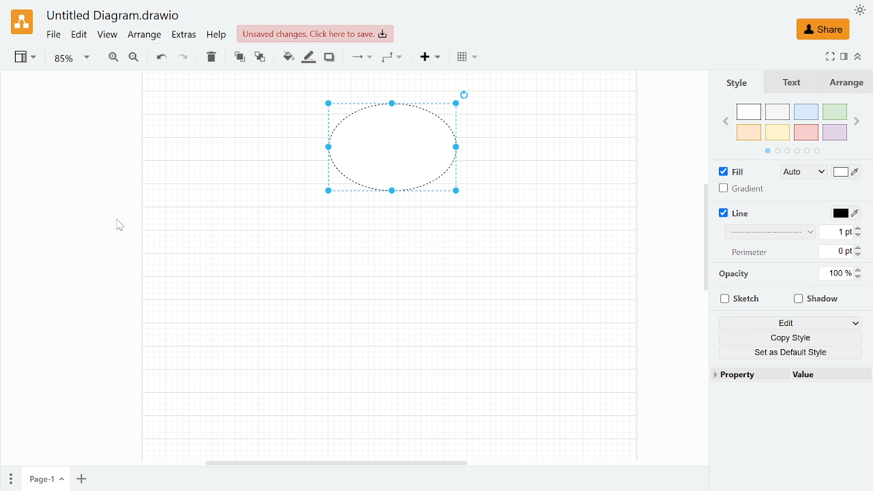  I want to click on Full screen, so click(829, 57).